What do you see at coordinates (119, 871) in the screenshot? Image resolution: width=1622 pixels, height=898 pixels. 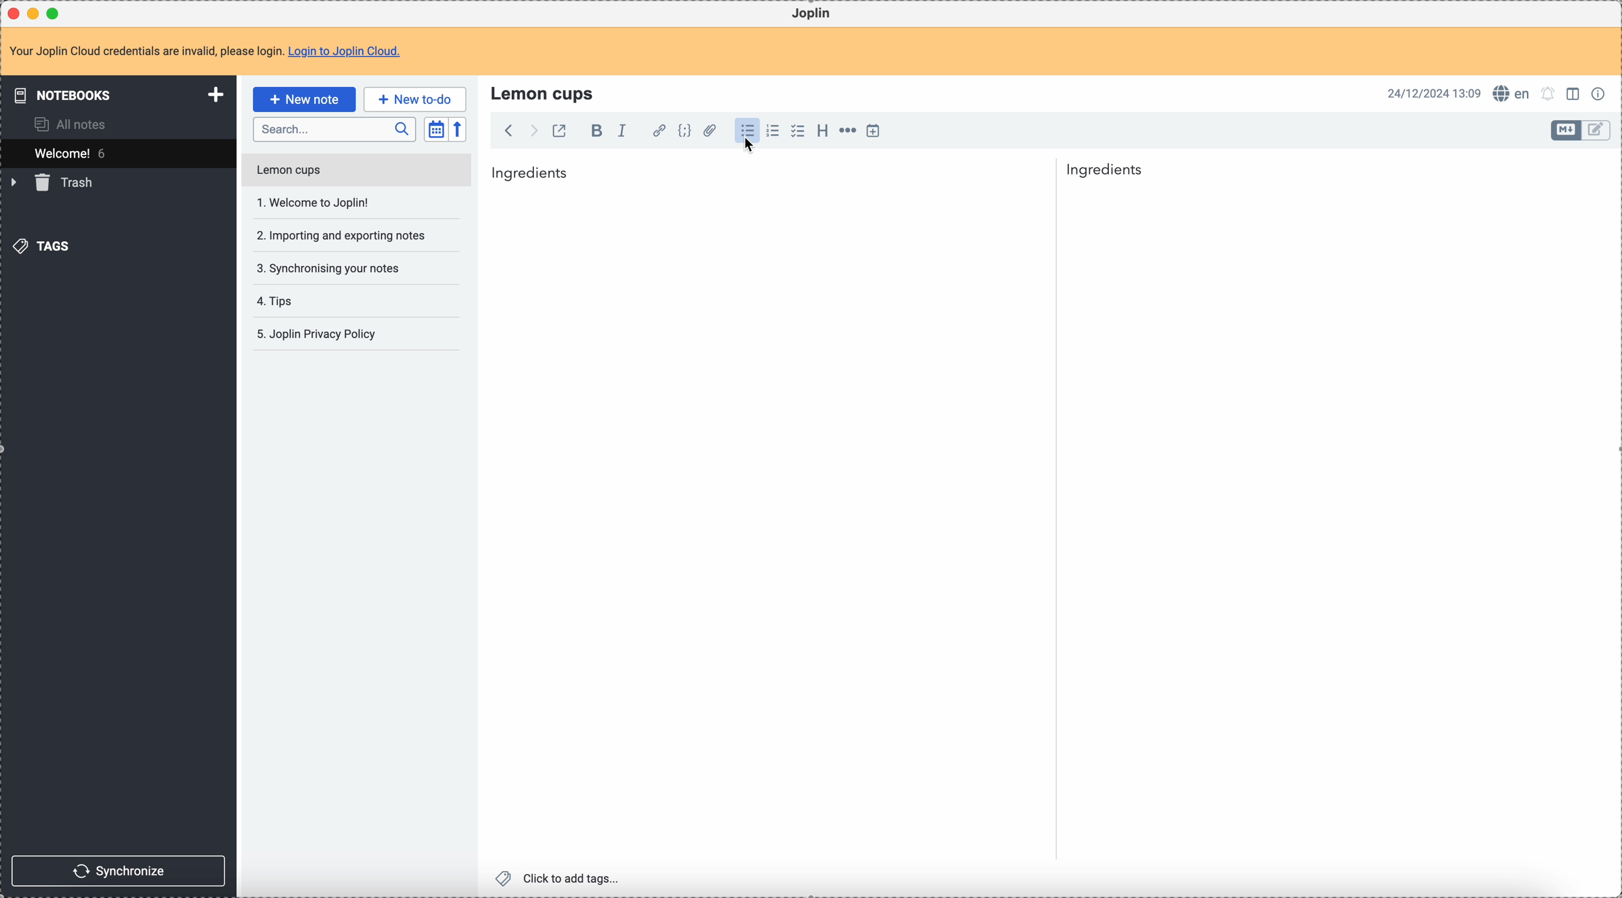 I see `synchronize` at bounding box center [119, 871].